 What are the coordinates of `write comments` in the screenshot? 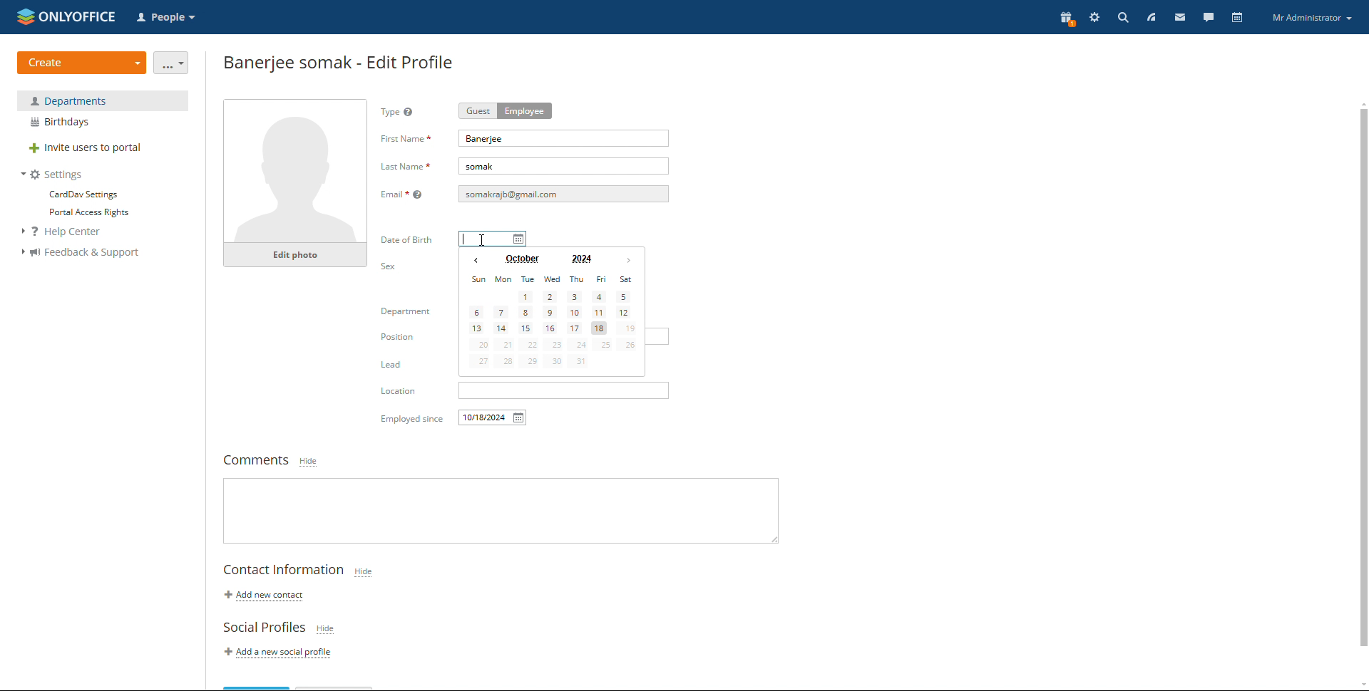 It's located at (501, 511).